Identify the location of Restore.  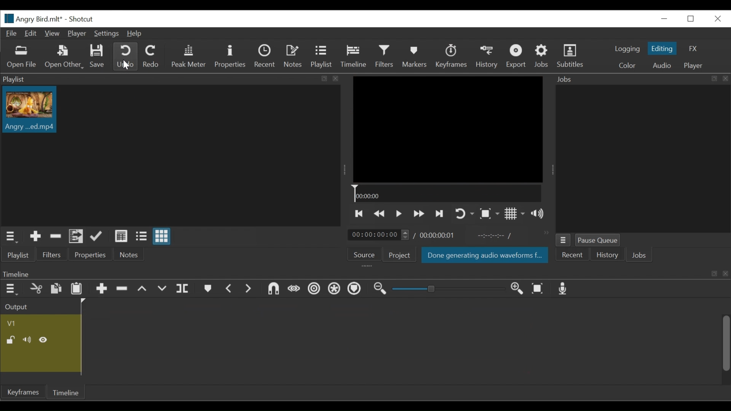
(691, 19).